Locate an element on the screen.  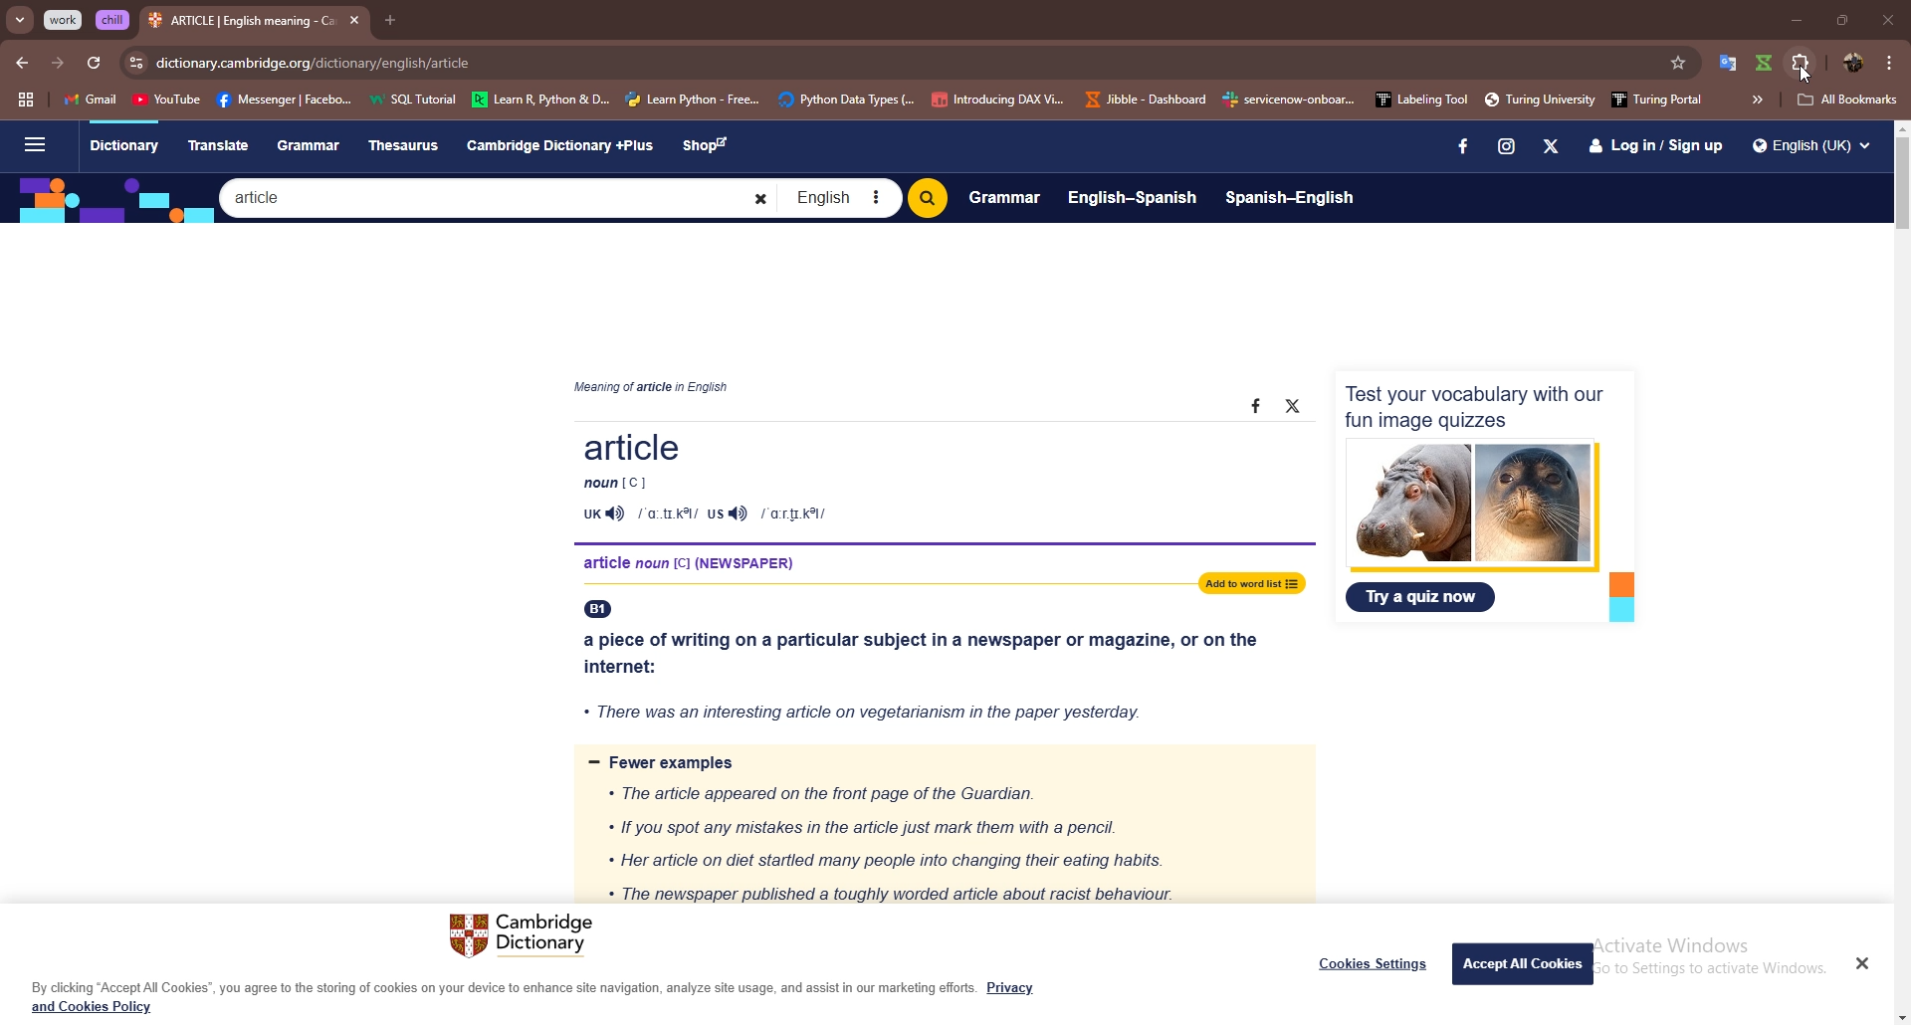
back is located at coordinates (22, 63).